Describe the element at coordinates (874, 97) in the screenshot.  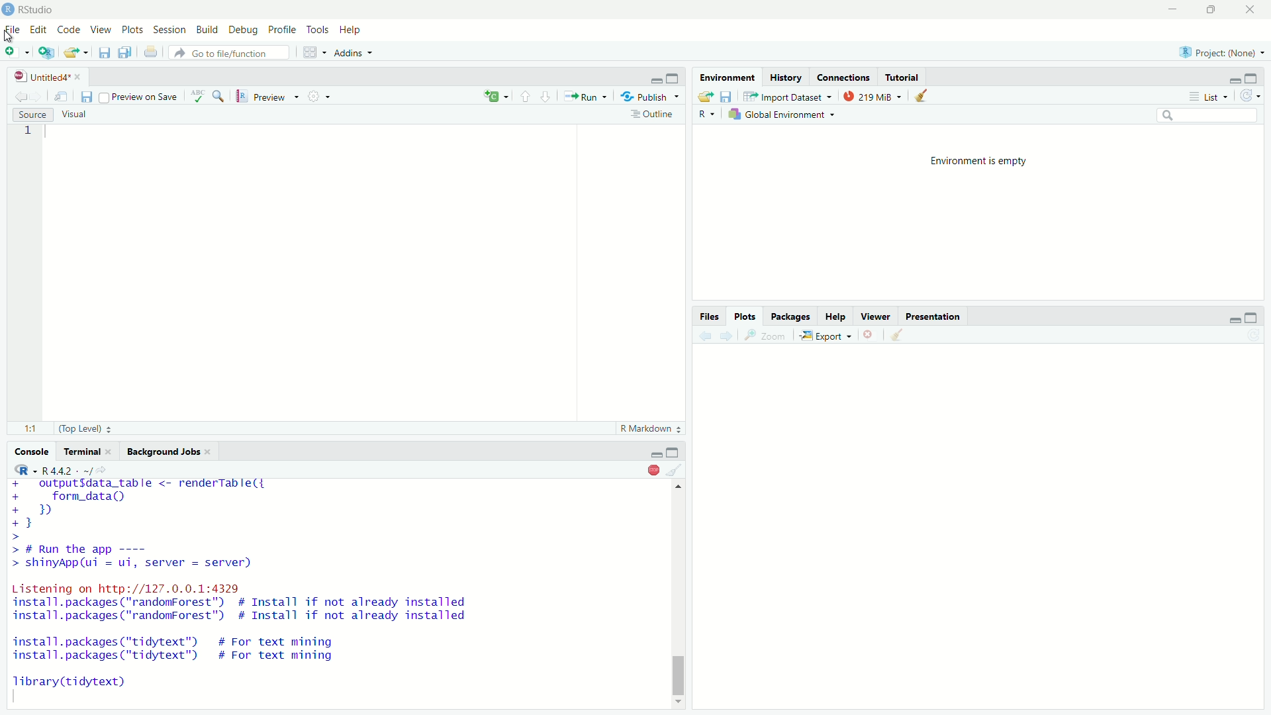
I see `current memory usage - 219MiB` at that location.